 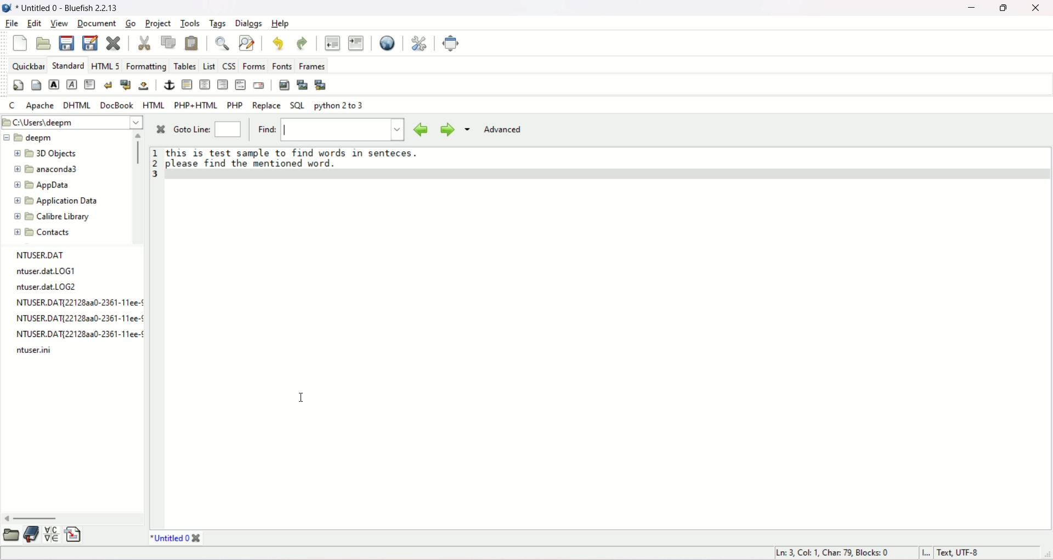 I want to click on vertical scroll bar, so click(x=136, y=151).